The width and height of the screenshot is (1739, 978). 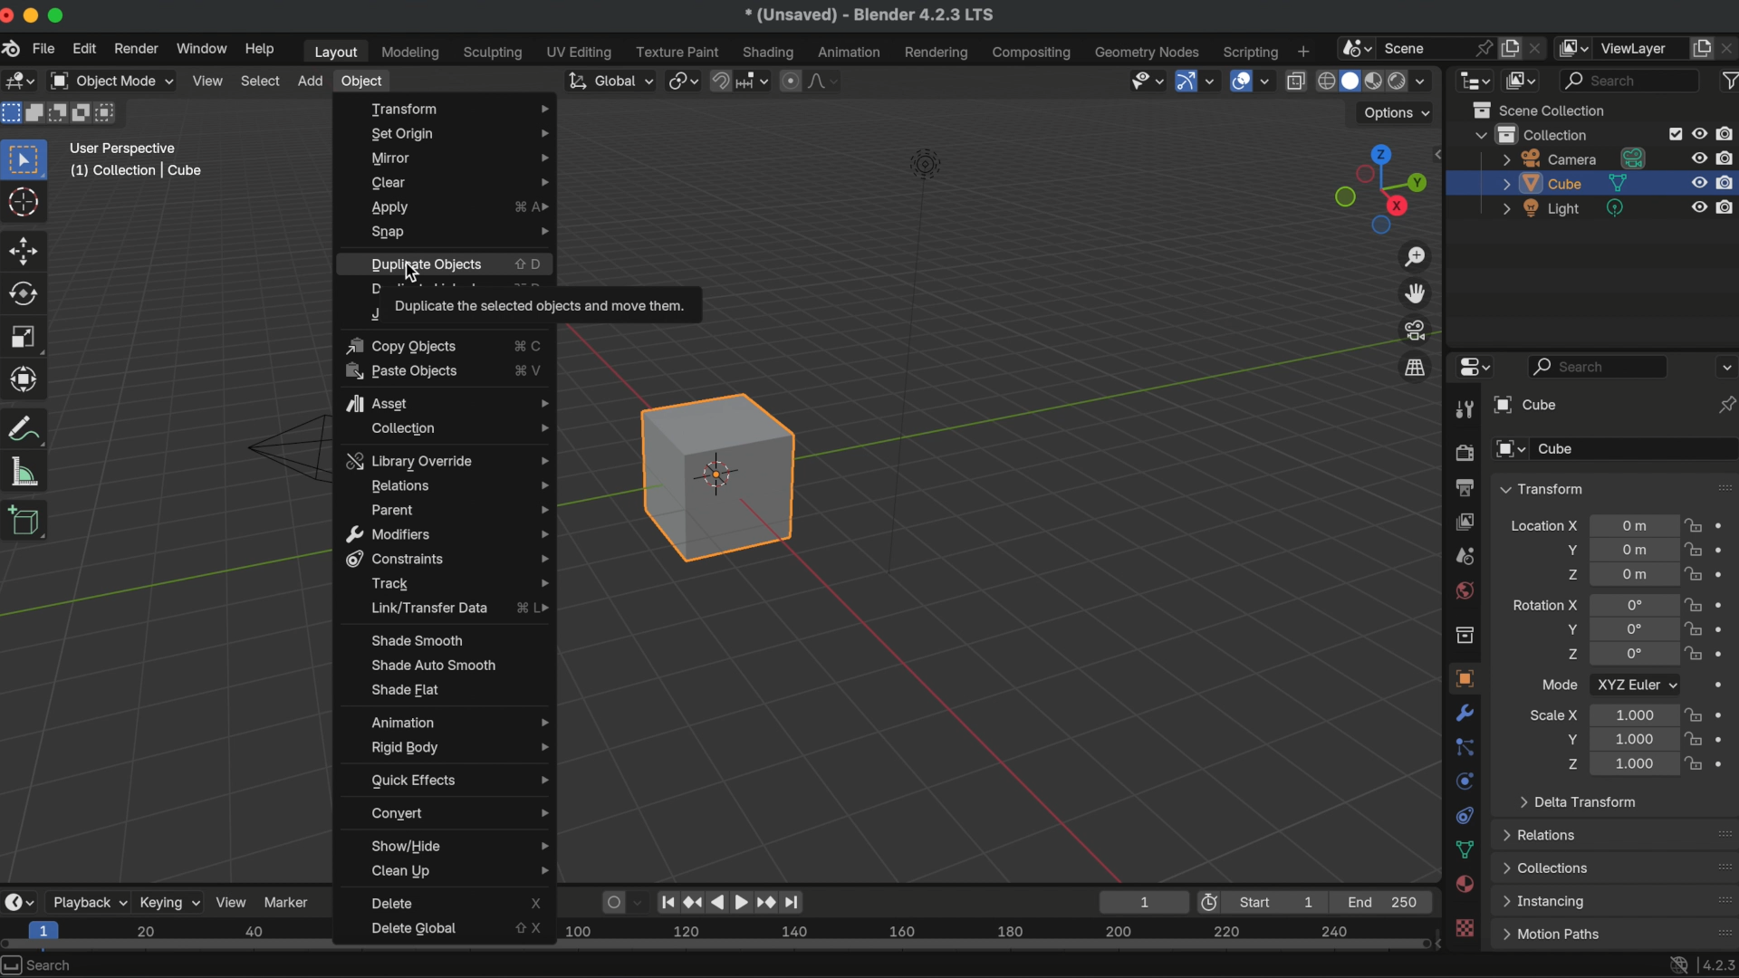 What do you see at coordinates (232, 901) in the screenshot?
I see `view` at bounding box center [232, 901].